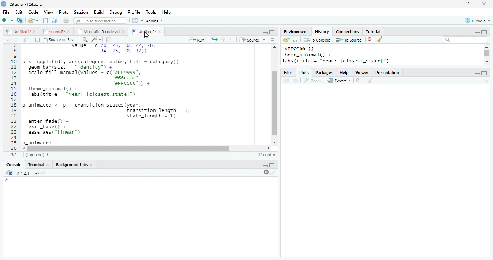 This screenshot has width=493, height=260. Describe the element at coordinates (7, 12) in the screenshot. I see `File` at that location.